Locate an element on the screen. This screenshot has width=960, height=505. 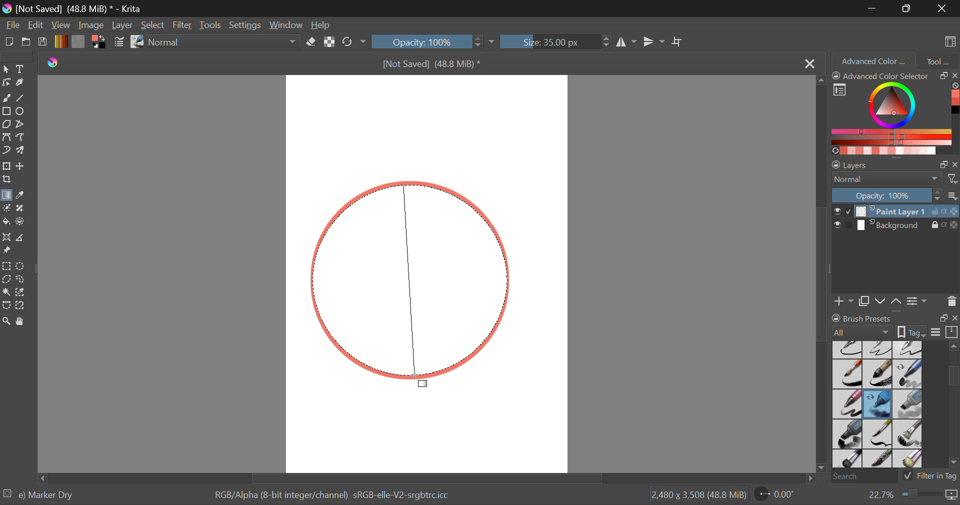
Enclose and Fill Tool is located at coordinates (21, 222).